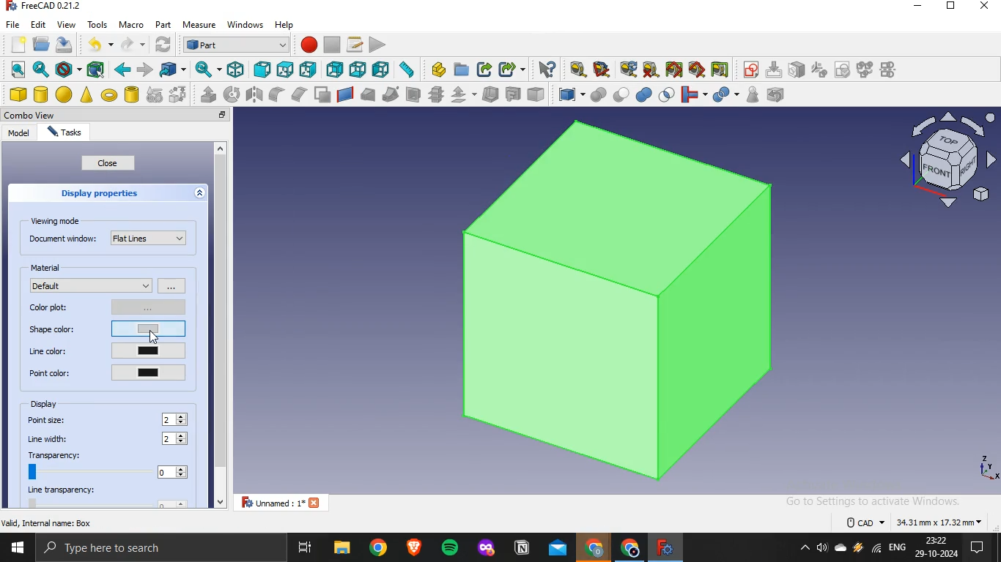  What do you see at coordinates (110, 497) in the screenshot?
I see `line transparency` at bounding box center [110, 497].